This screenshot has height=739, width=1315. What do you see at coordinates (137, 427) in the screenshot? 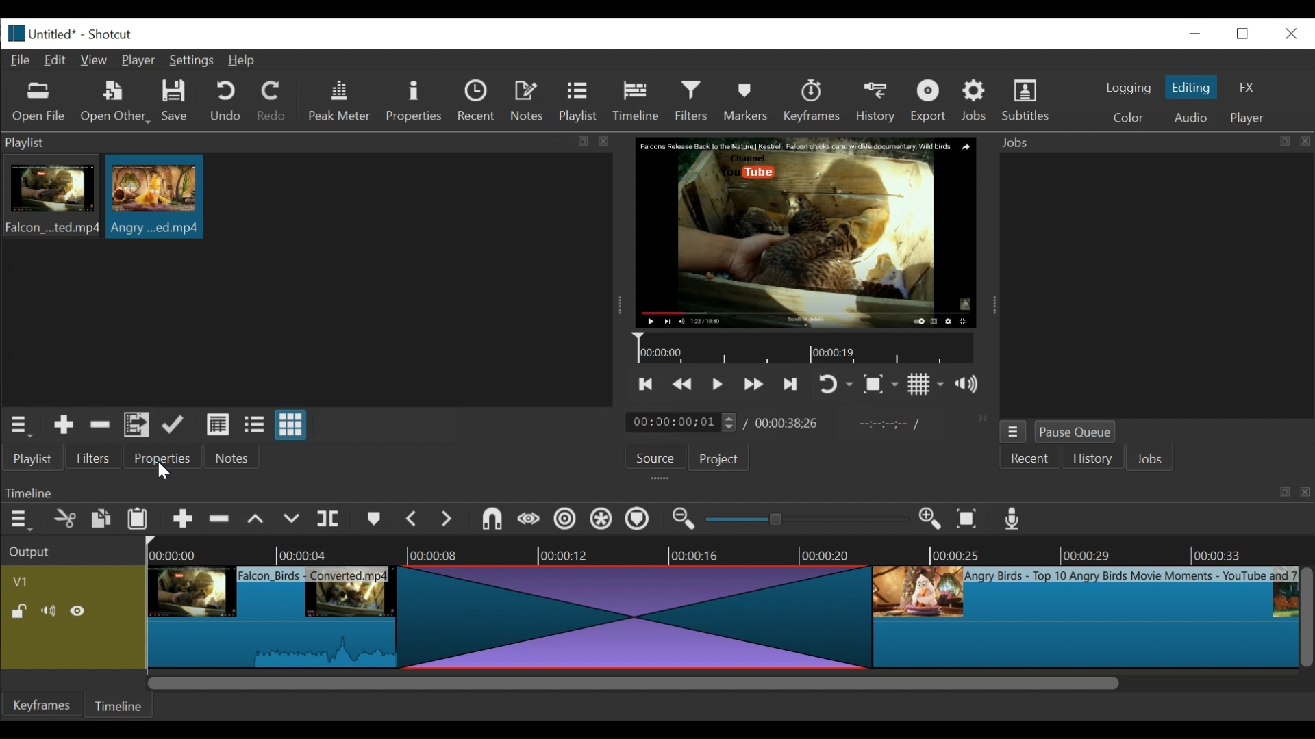
I see `Add files to playlist` at bounding box center [137, 427].